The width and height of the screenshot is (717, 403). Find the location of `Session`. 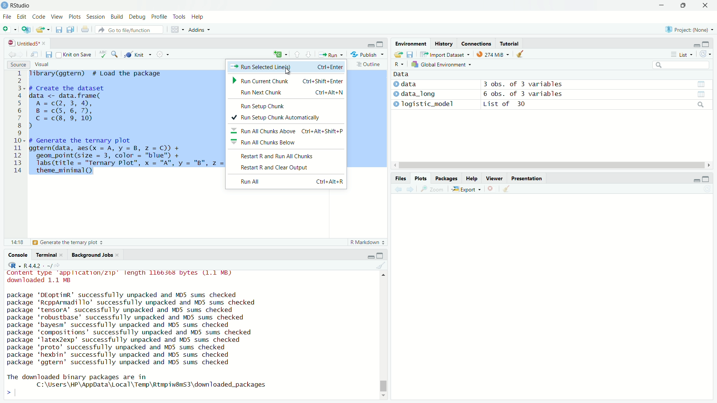

Session is located at coordinates (95, 18).